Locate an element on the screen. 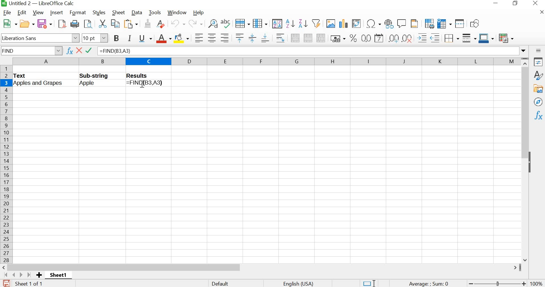 This screenshot has height=287, width=545. redo is located at coordinates (195, 23).